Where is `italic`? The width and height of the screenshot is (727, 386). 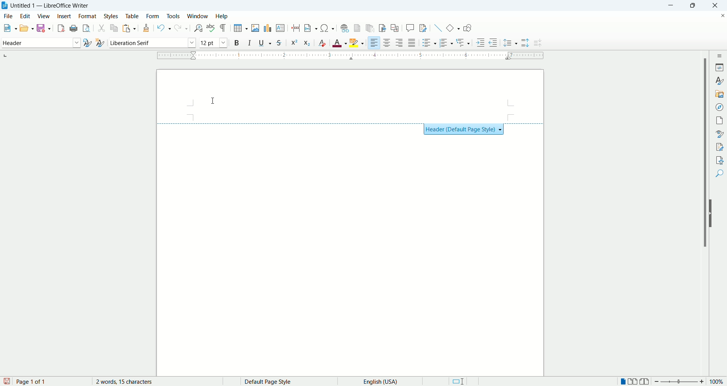
italic is located at coordinates (248, 43).